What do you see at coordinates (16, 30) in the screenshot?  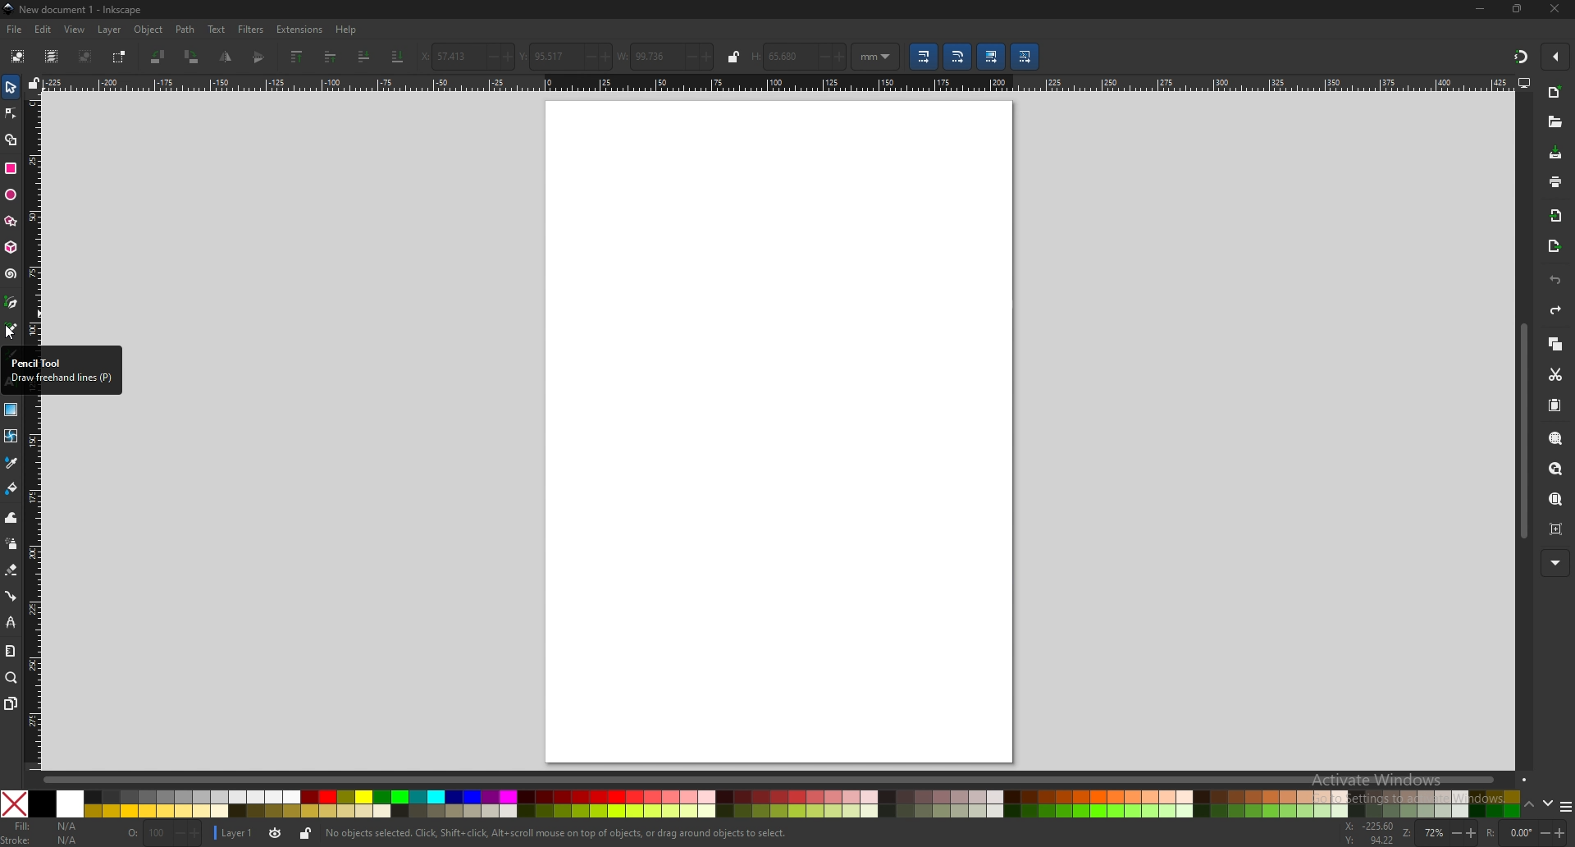 I see `file` at bounding box center [16, 30].